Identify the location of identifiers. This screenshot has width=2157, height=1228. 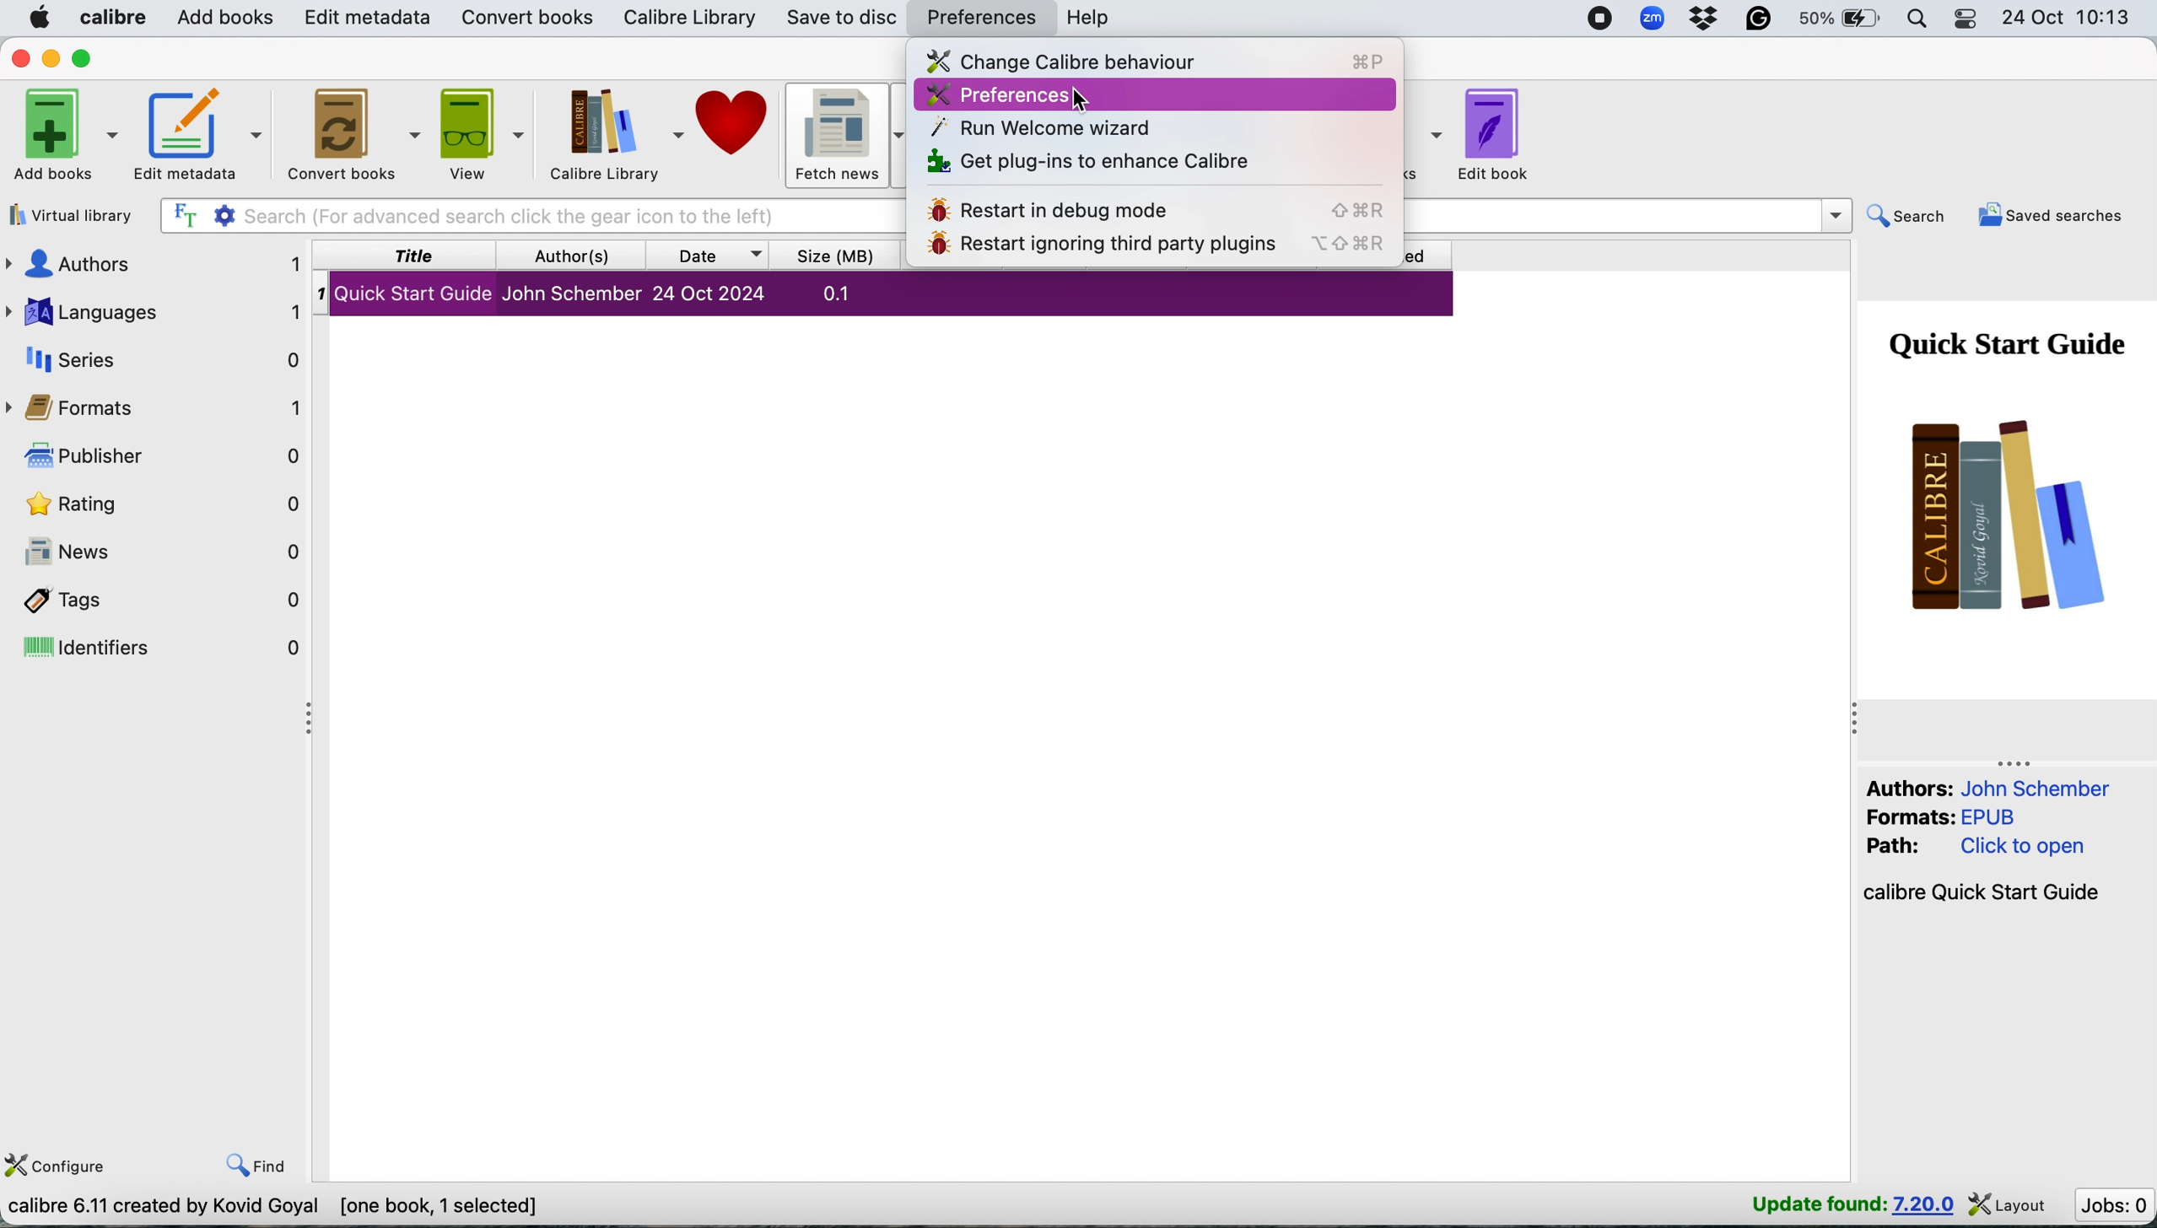
(163, 651).